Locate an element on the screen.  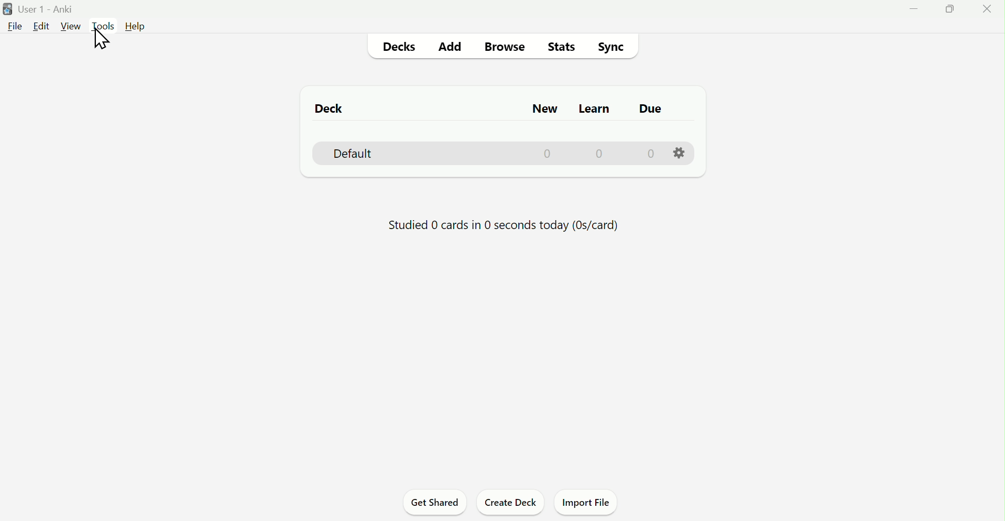
Add is located at coordinates (451, 47).